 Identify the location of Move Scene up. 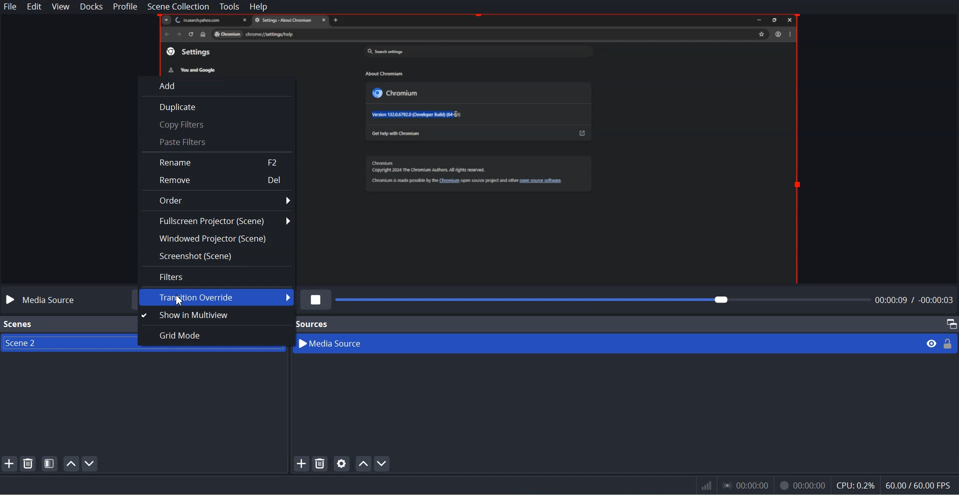
(70, 463).